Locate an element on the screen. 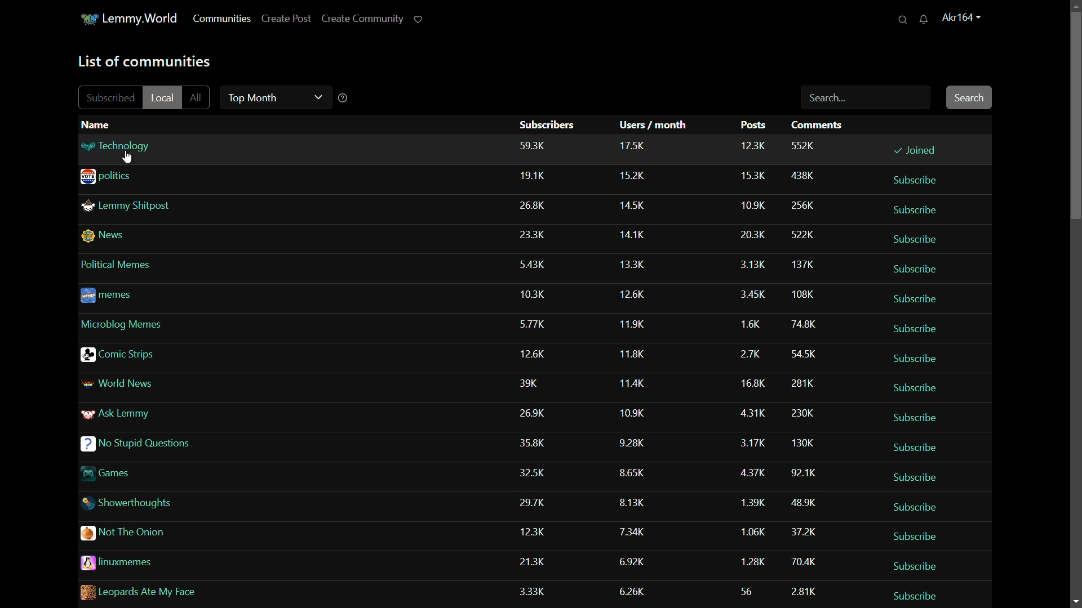 Image resolution: width=1082 pixels, height=608 pixels. subscribe/unsubscribe is located at coordinates (919, 296).